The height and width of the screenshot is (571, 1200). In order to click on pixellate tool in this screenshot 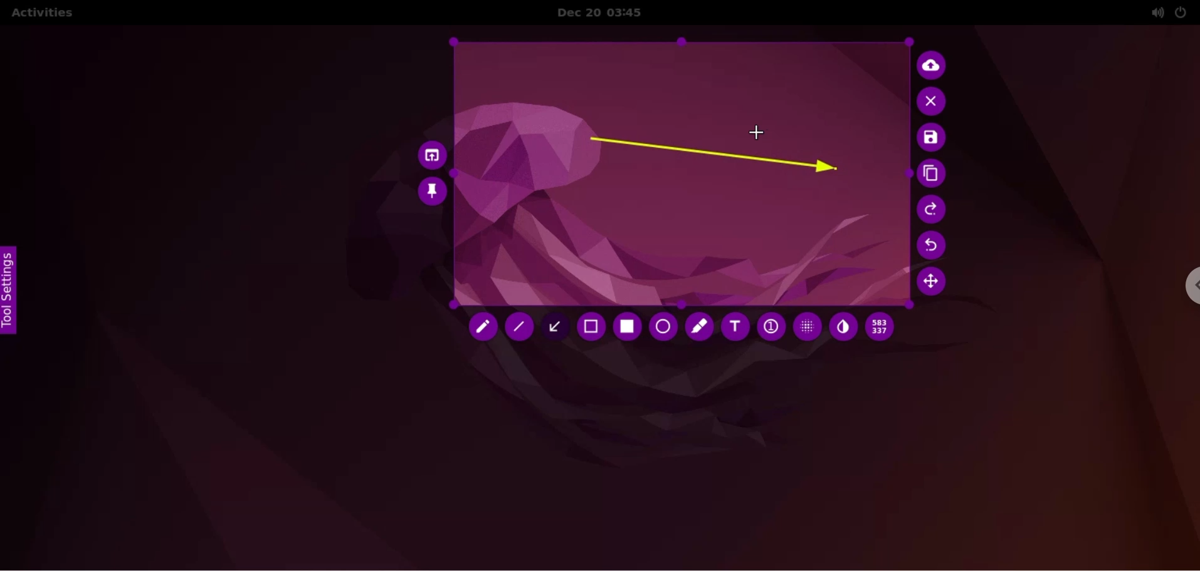, I will do `click(804, 326)`.